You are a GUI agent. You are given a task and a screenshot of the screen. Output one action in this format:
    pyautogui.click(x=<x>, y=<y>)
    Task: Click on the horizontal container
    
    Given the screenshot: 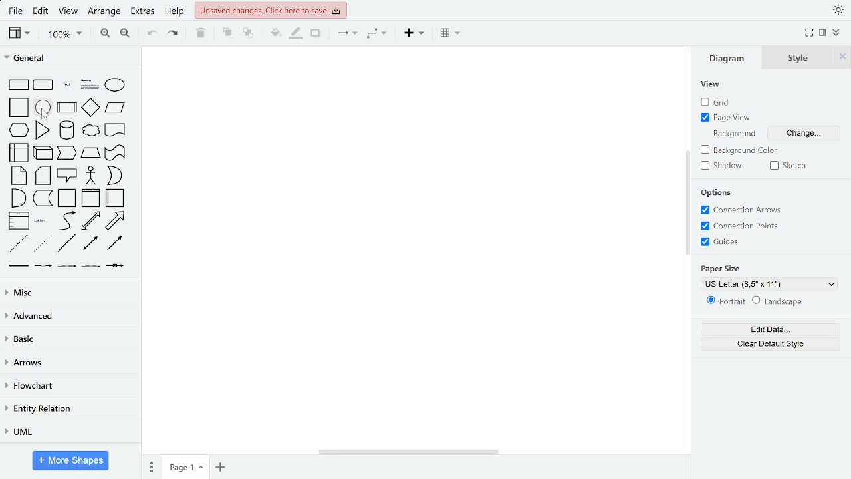 What is the action you would take?
    pyautogui.click(x=116, y=198)
    